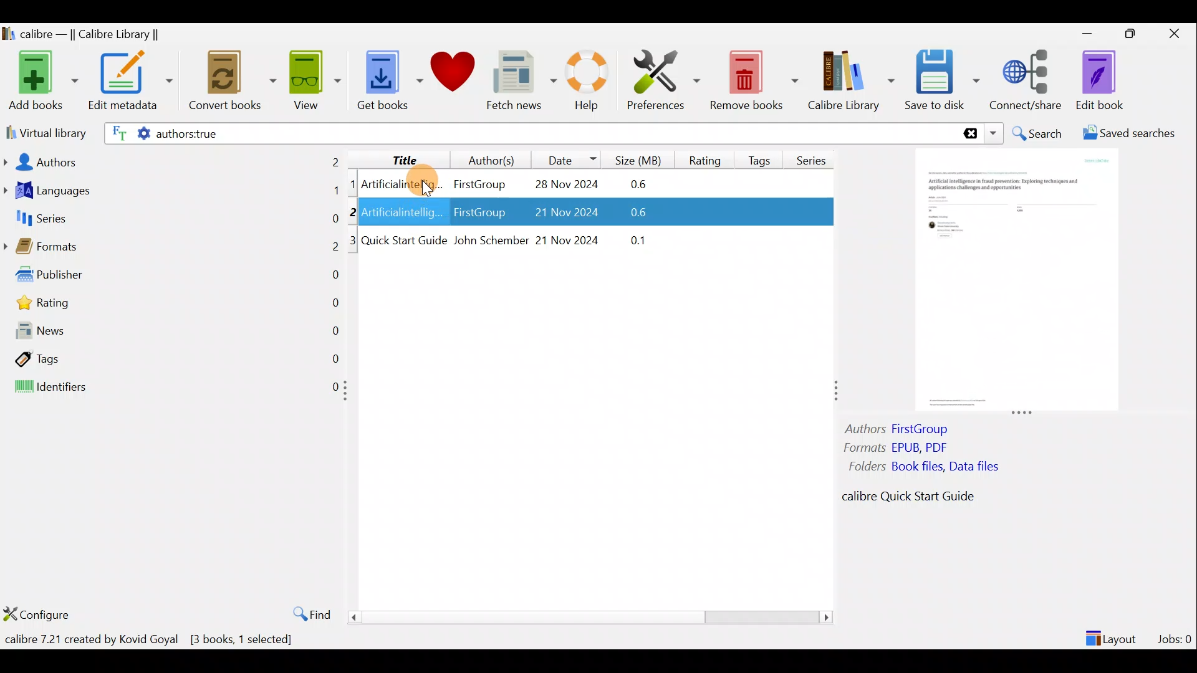  What do you see at coordinates (130, 83) in the screenshot?
I see `Edit metadata` at bounding box center [130, 83].